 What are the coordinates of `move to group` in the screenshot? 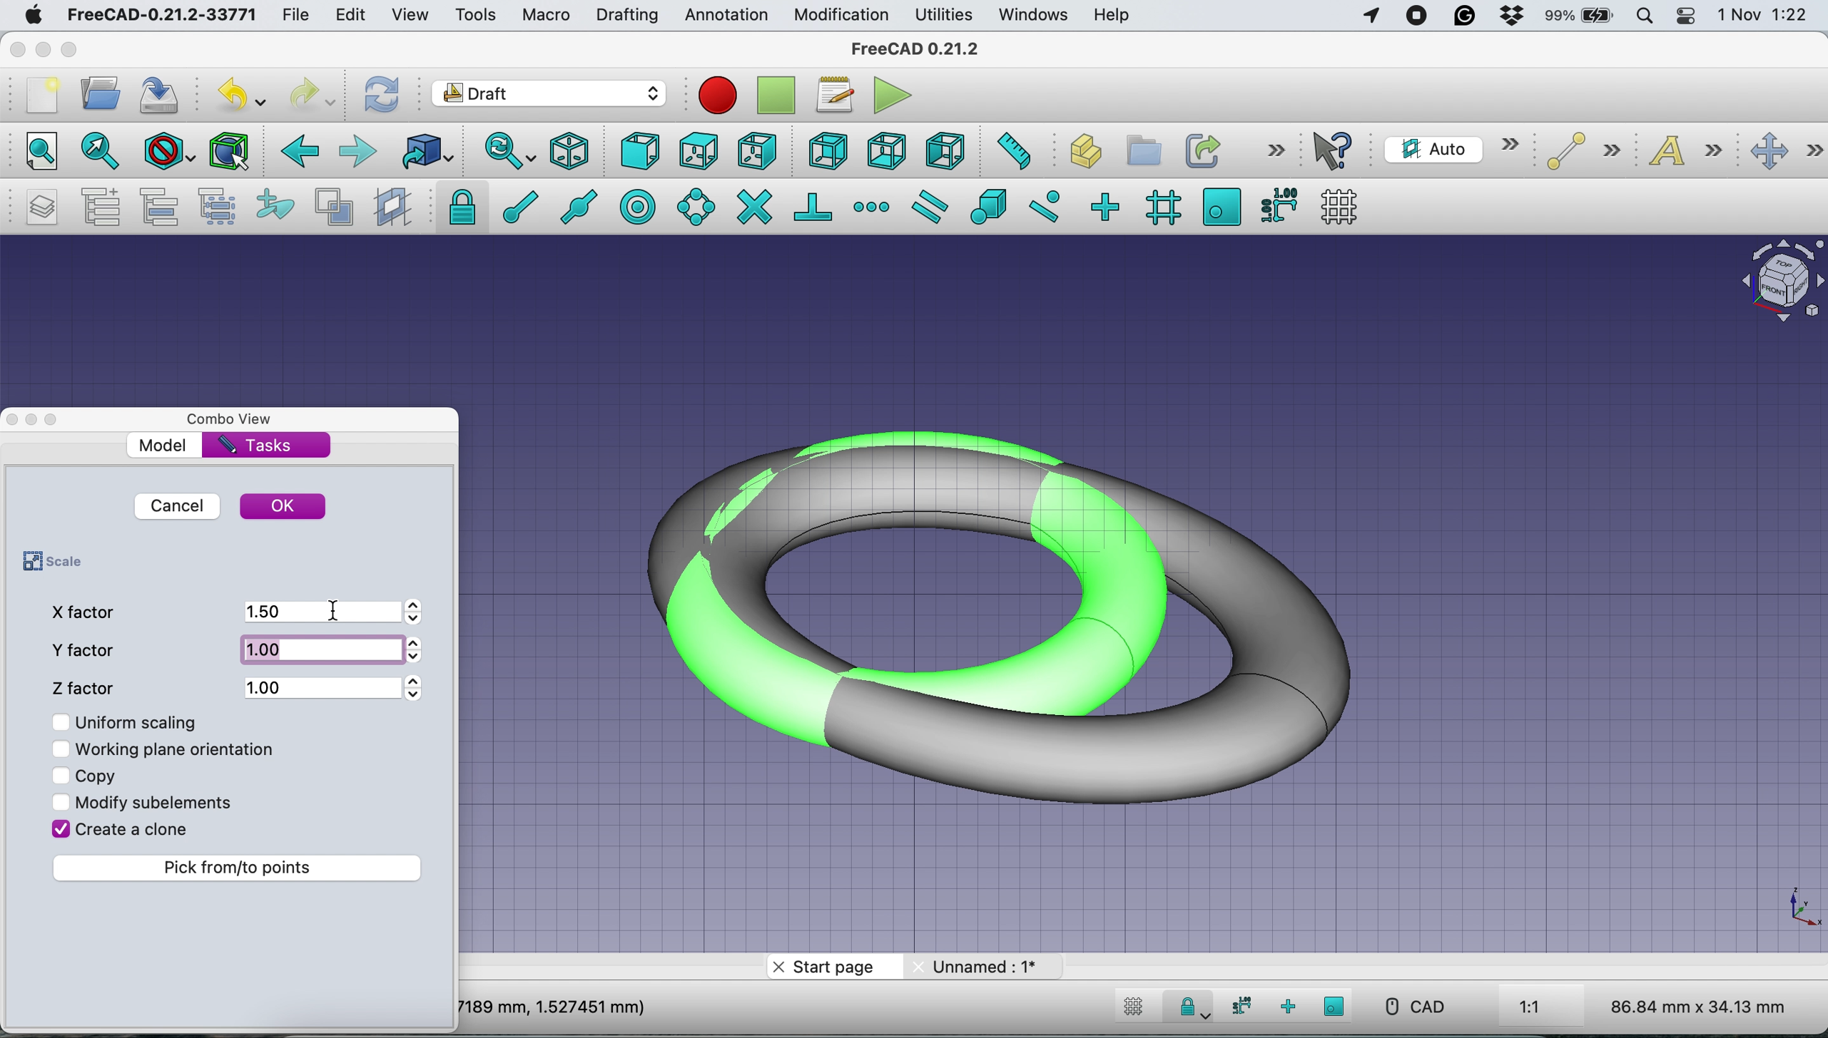 It's located at (165, 207).